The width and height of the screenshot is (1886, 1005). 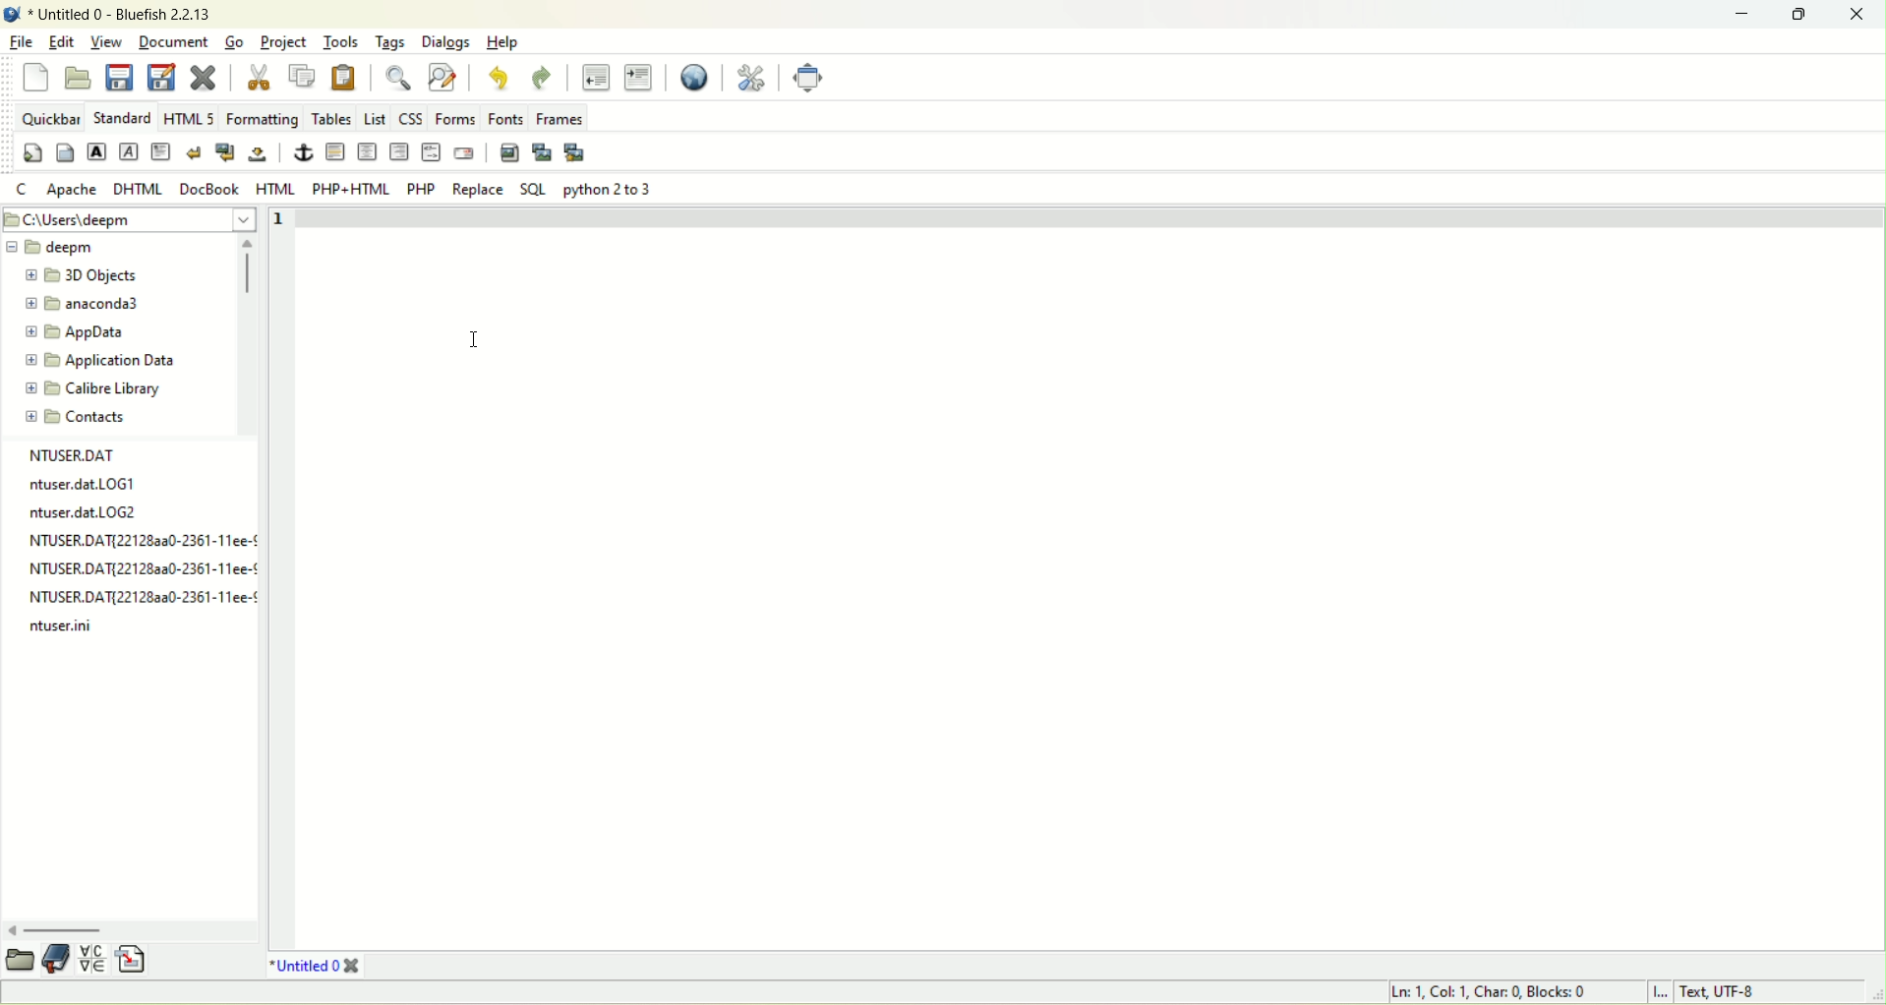 What do you see at coordinates (236, 40) in the screenshot?
I see `Go` at bounding box center [236, 40].